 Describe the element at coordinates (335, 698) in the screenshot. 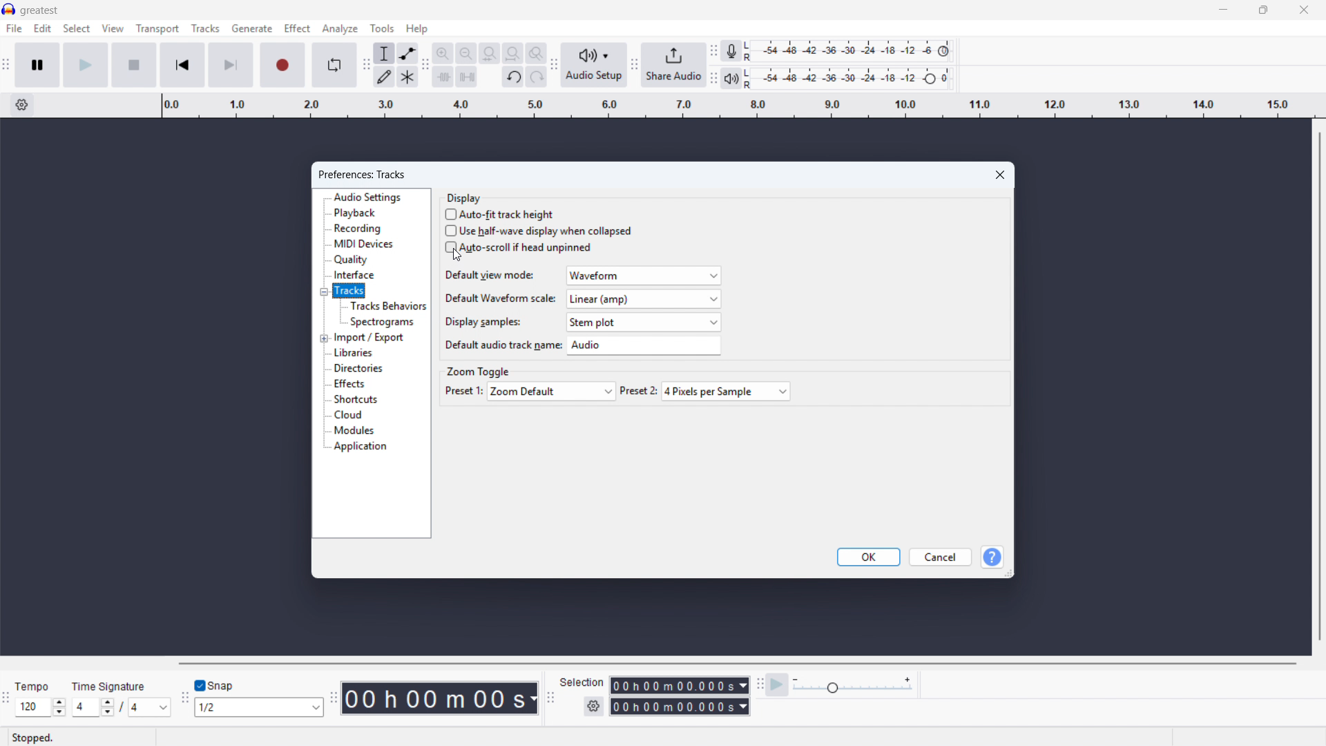

I see `Time toolbar ` at that location.